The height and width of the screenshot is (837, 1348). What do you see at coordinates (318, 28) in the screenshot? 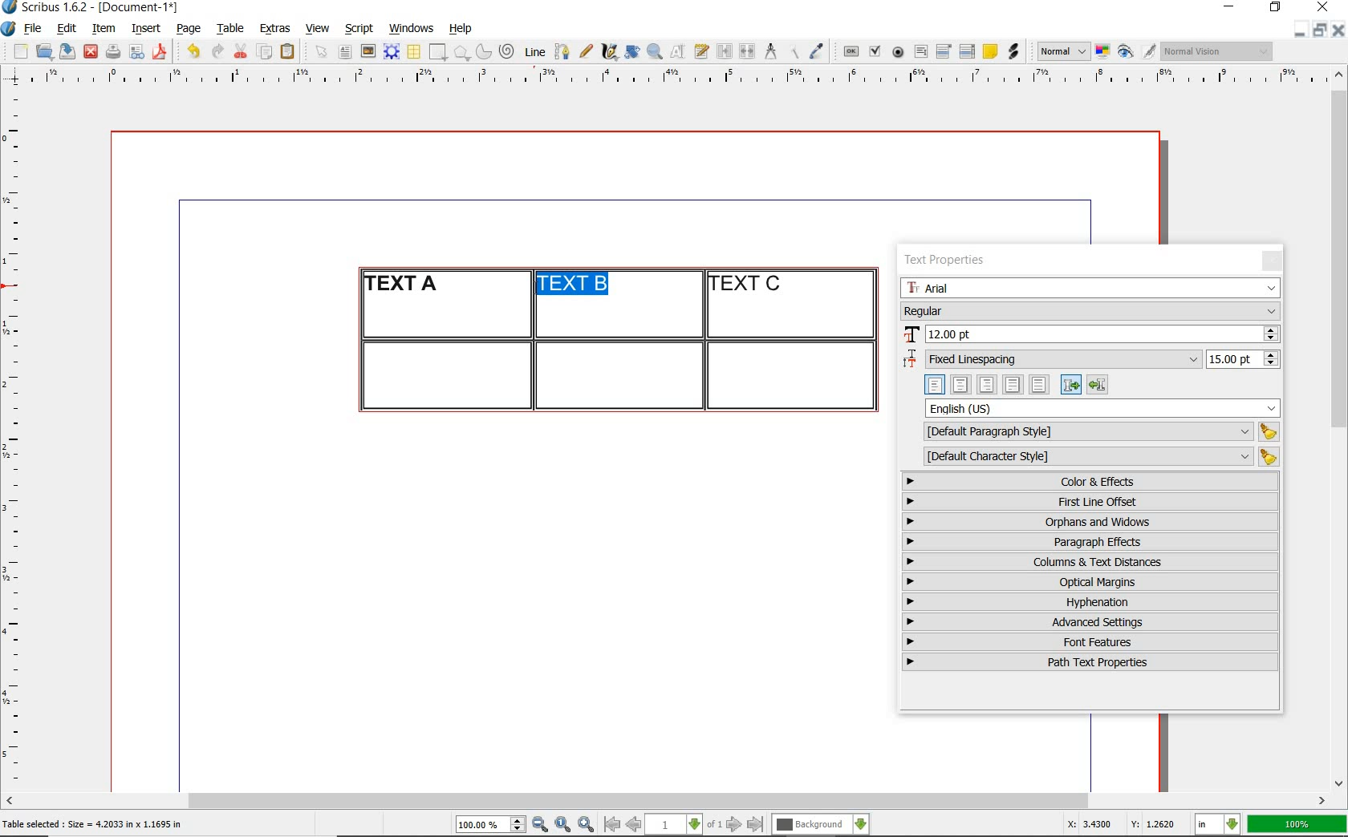
I see `view` at bounding box center [318, 28].